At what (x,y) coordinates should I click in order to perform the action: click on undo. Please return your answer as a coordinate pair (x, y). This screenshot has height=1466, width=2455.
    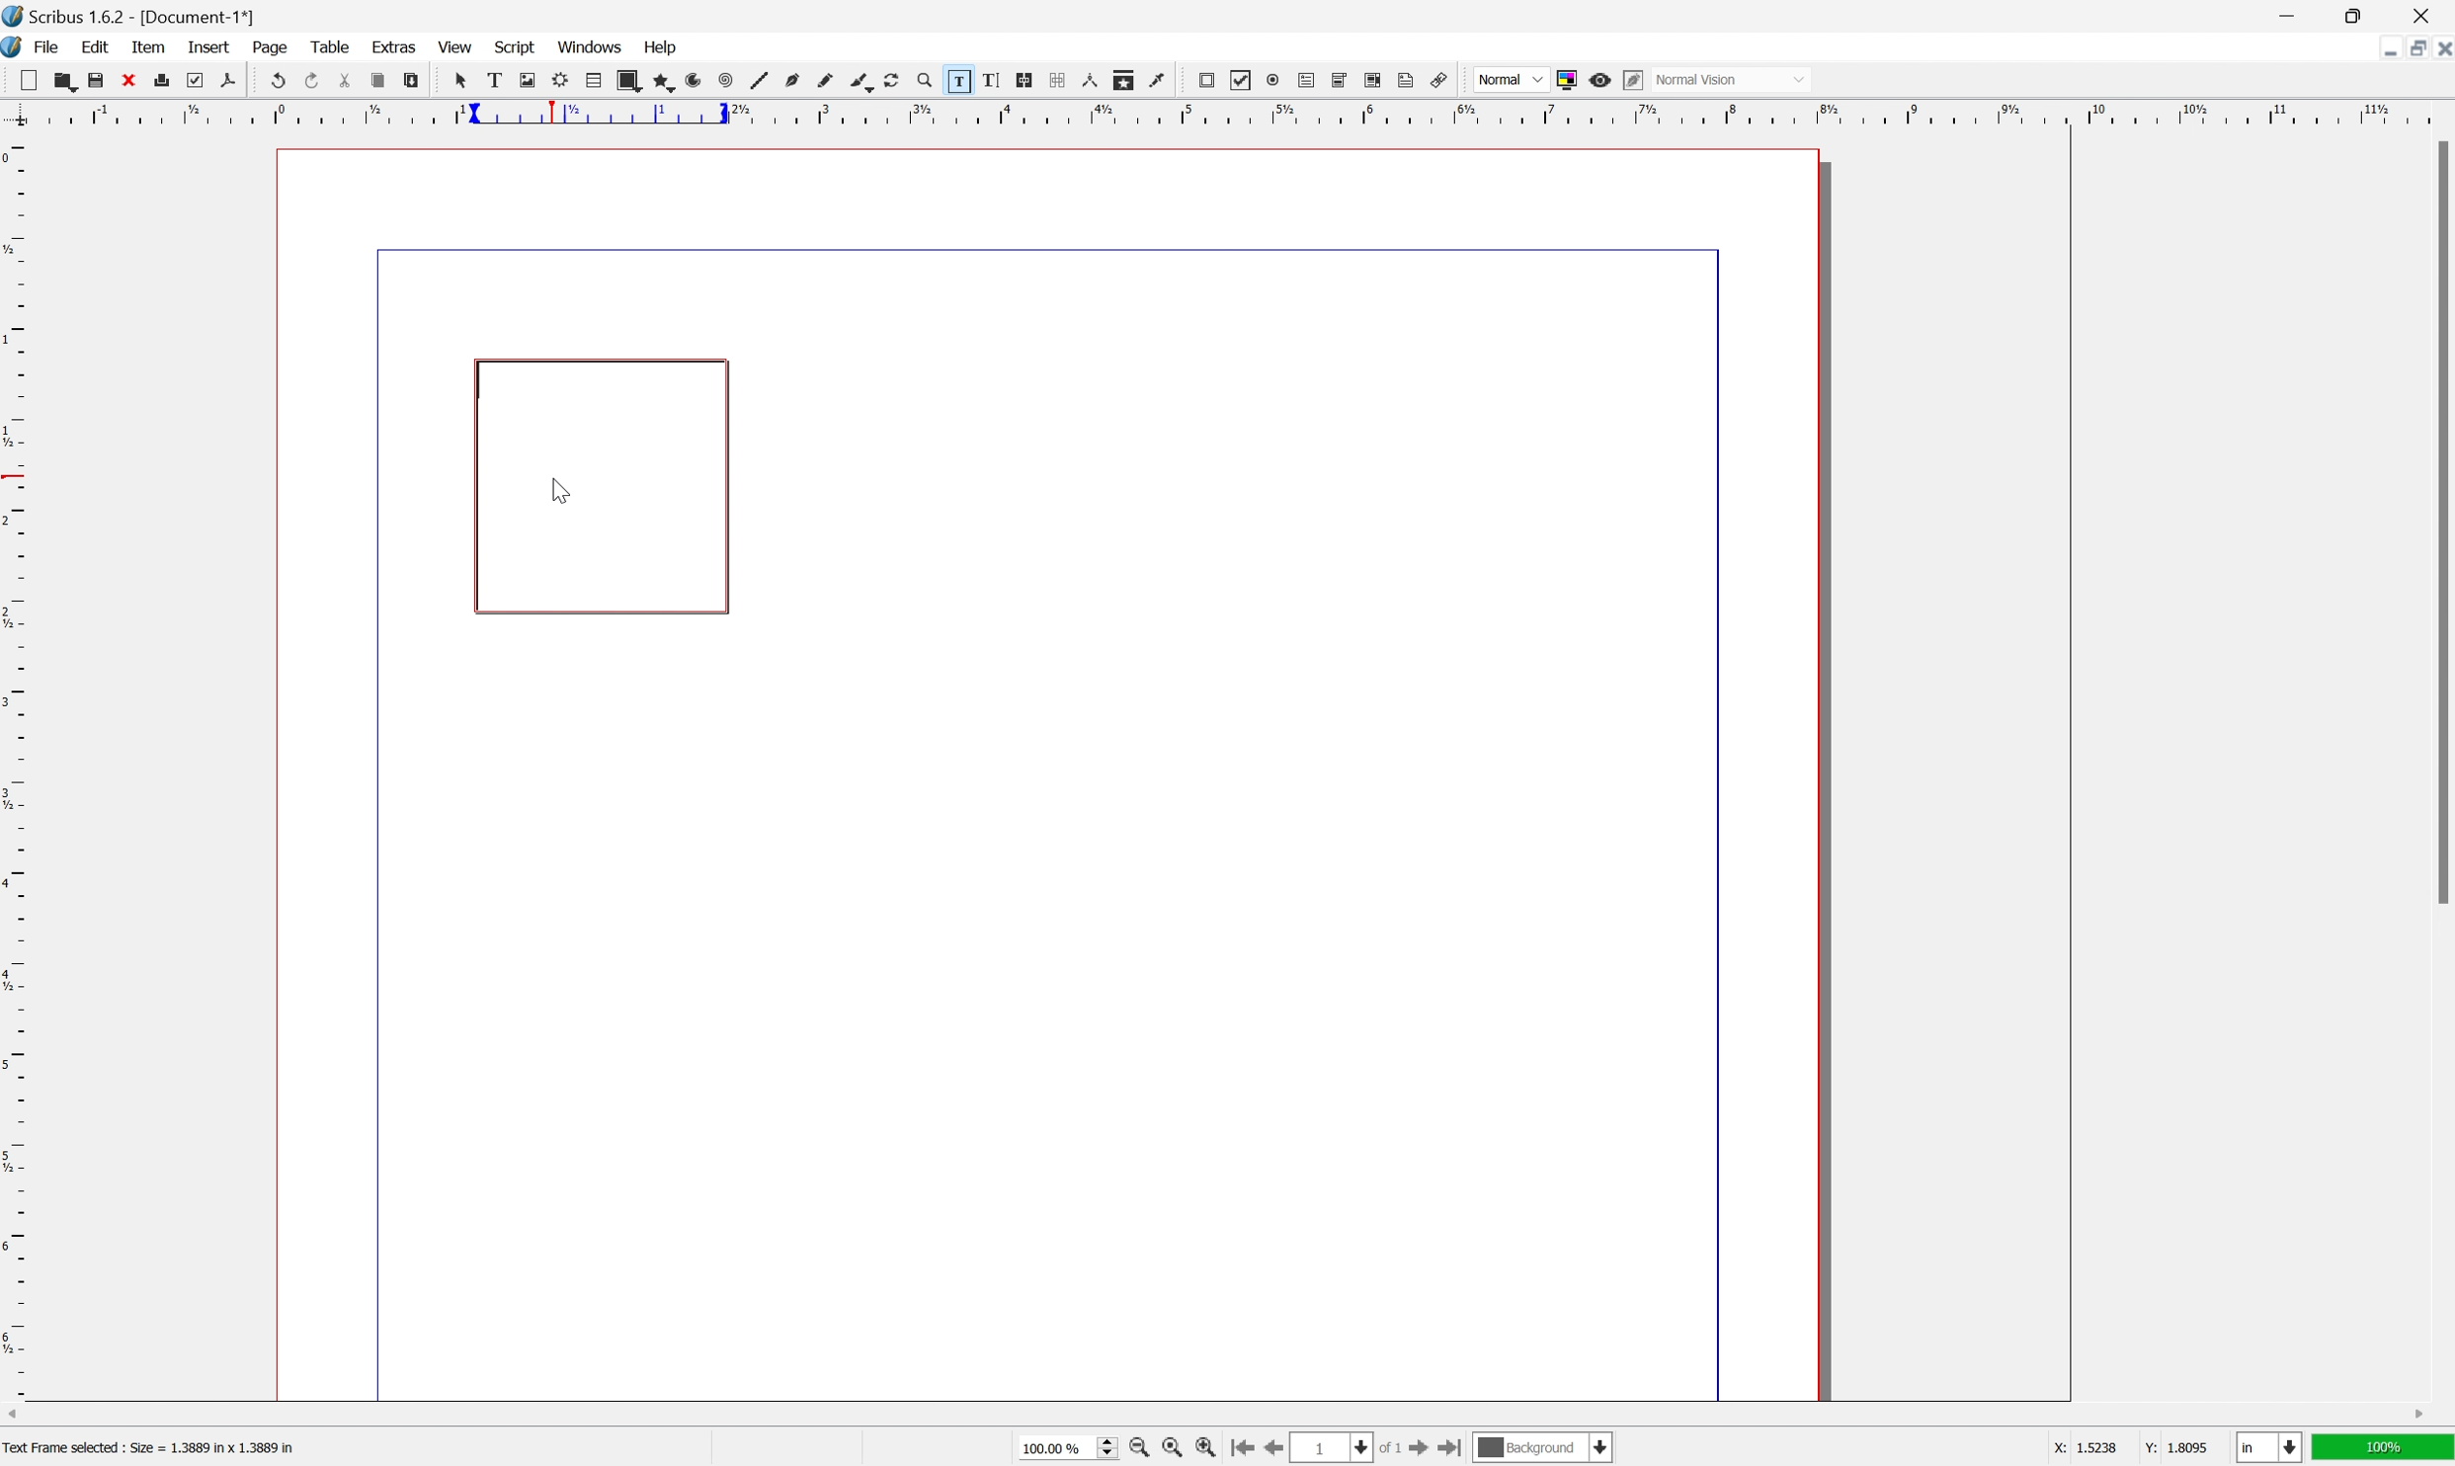
    Looking at the image, I should click on (279, 82).